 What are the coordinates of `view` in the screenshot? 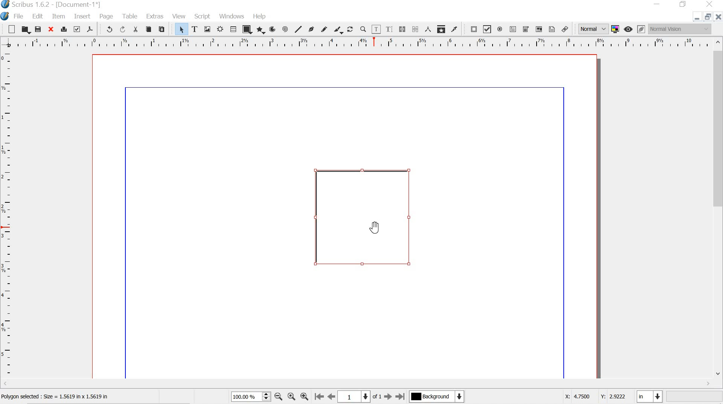 It's located at (180, 15).